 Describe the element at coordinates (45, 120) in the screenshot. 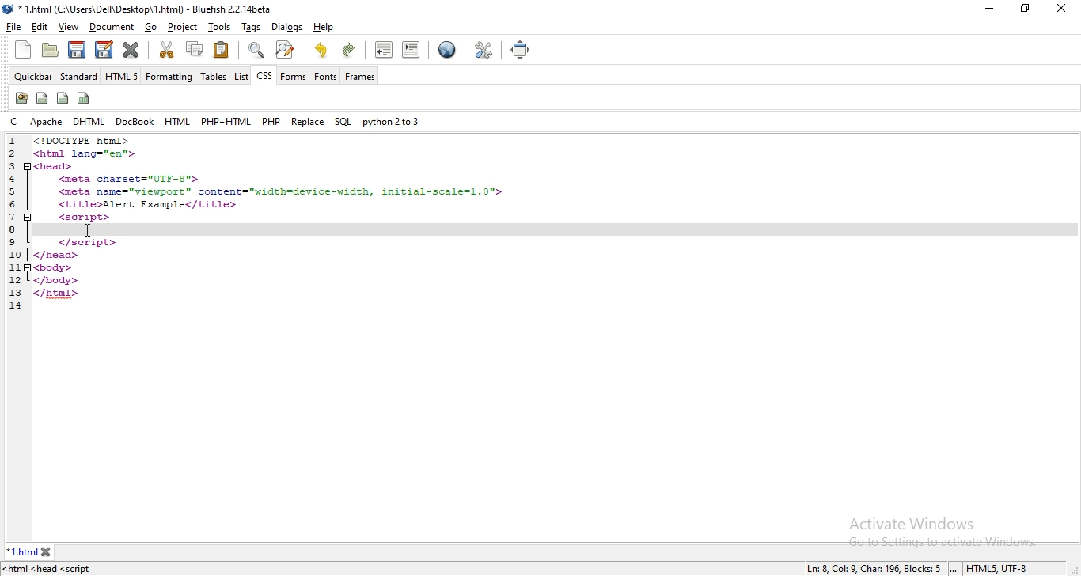

I see `apache` at that location.